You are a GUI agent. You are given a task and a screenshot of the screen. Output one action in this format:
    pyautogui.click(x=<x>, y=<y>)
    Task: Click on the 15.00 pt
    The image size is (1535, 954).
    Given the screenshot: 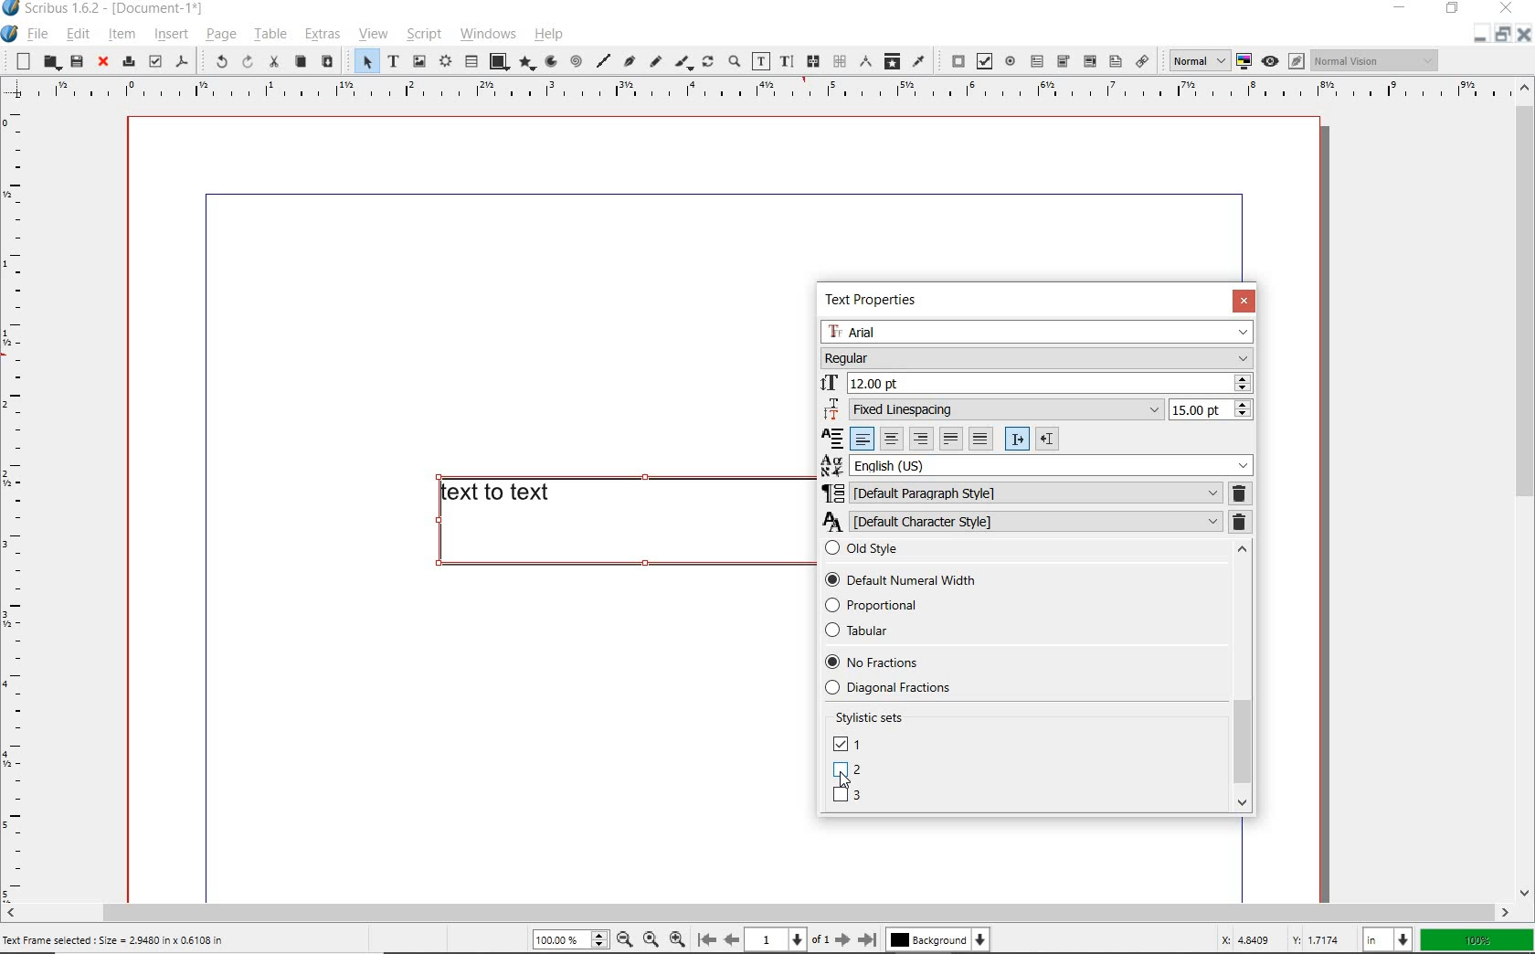 What is the action you would take?
    pyautogui.click(x=1209, y=410)
    